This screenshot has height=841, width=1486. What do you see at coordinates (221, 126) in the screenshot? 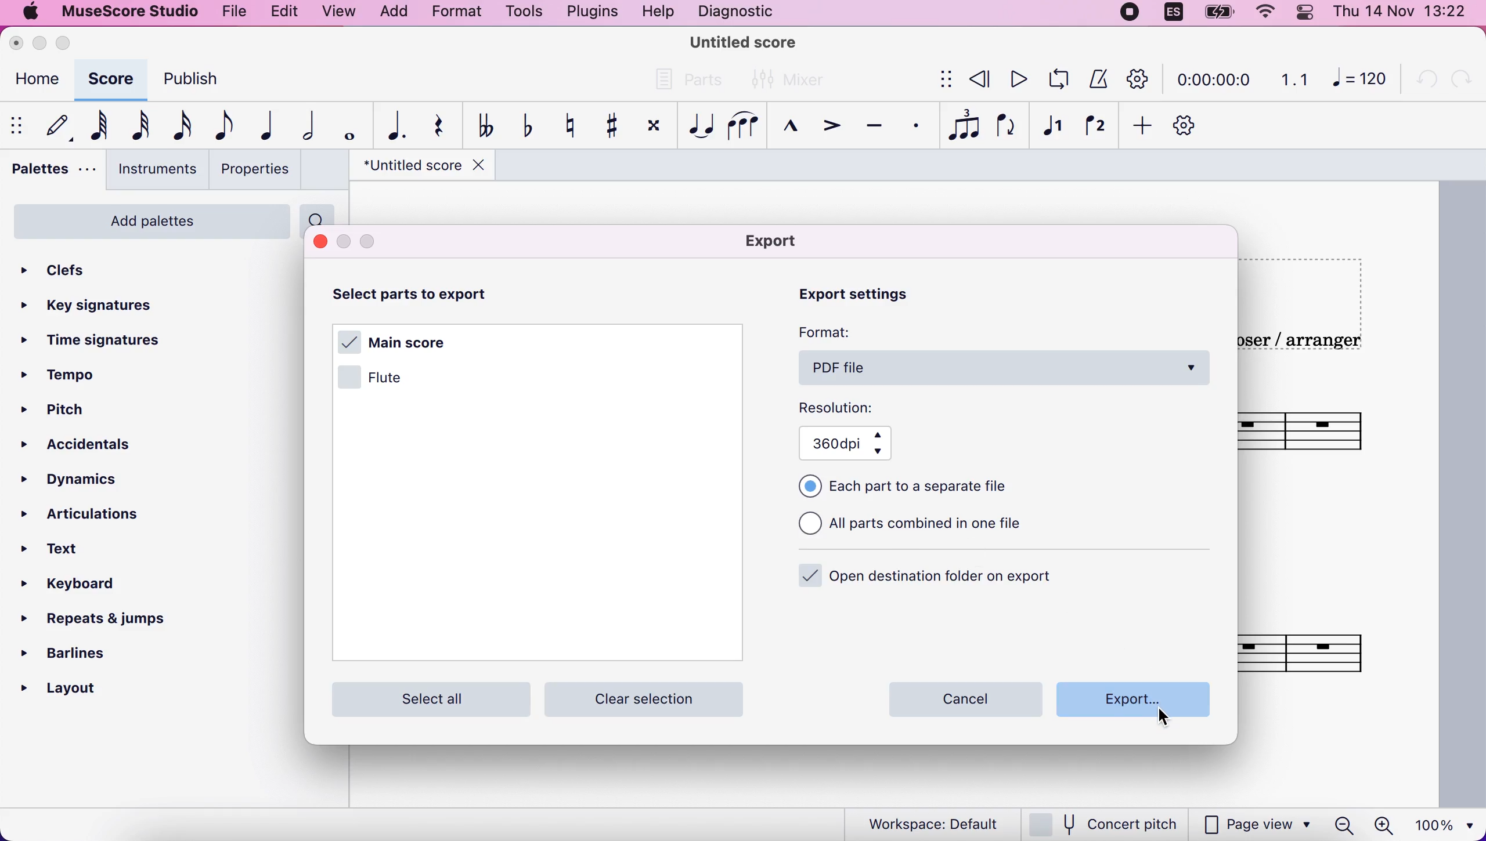
I see `eight note` at bounding box center [221, 126].